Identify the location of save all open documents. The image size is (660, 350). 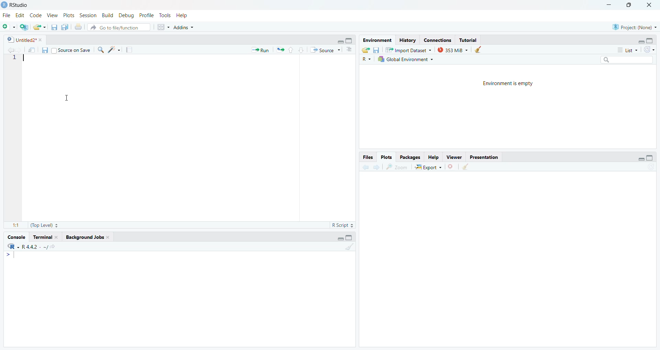
(65, 27).